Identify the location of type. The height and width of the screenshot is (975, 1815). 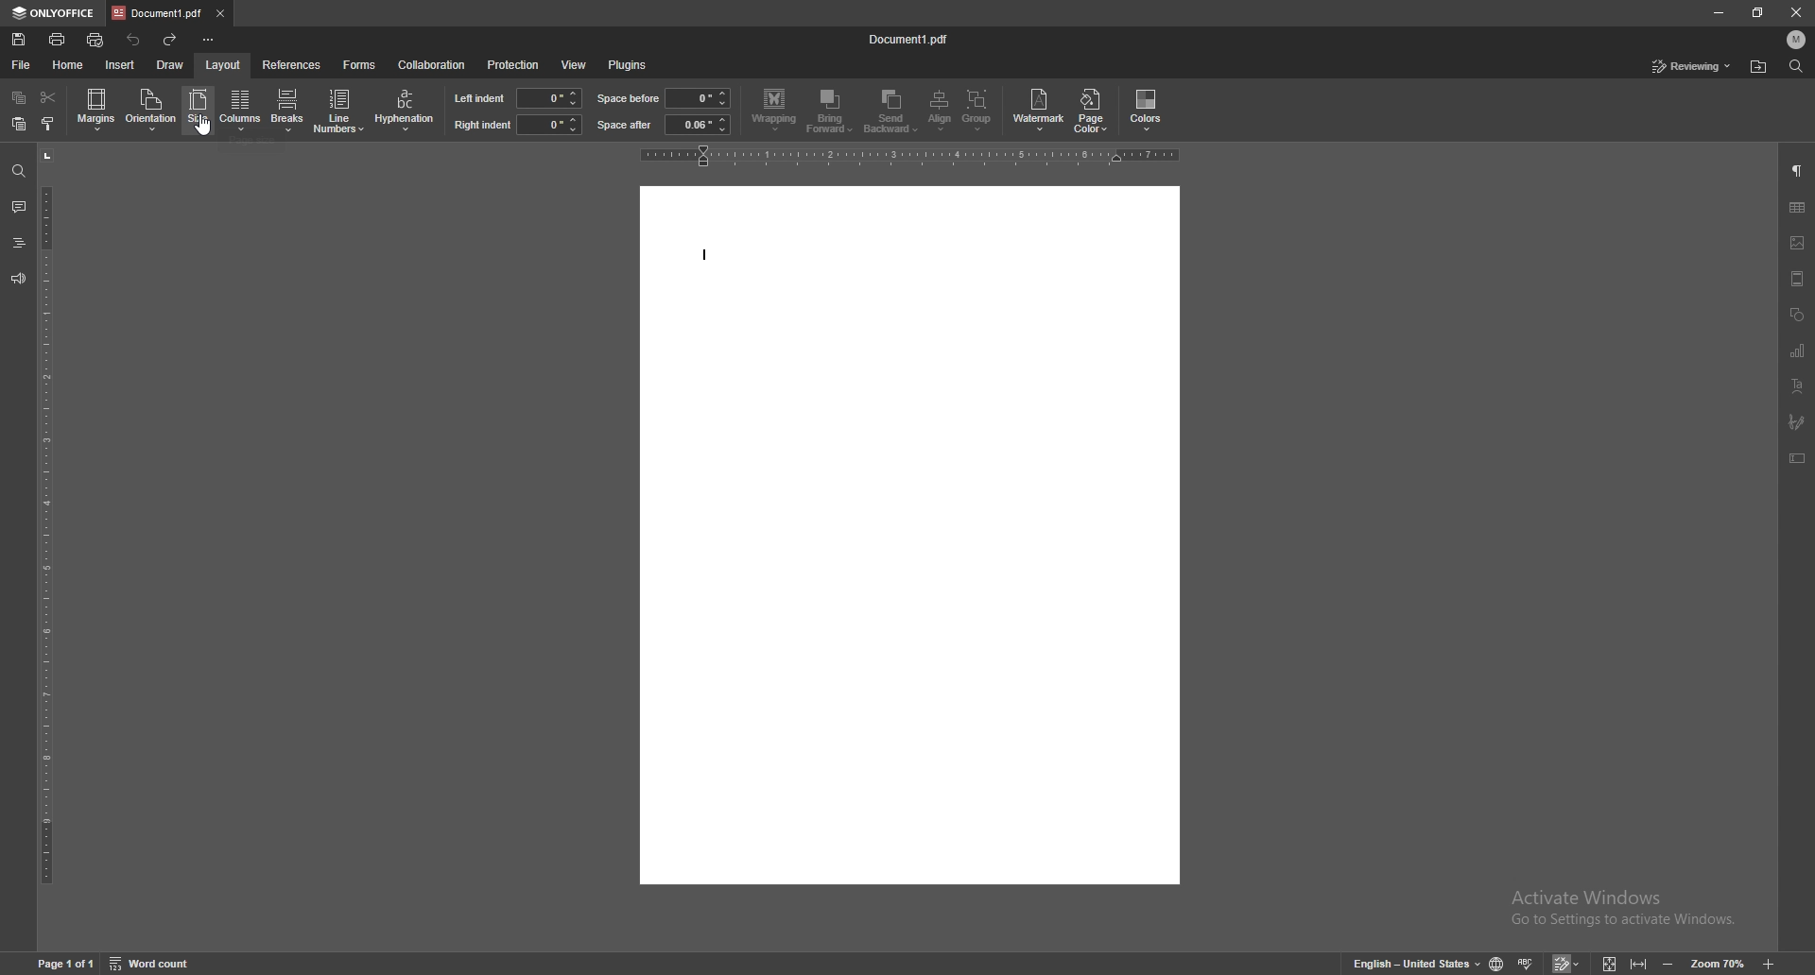
(709, 255).